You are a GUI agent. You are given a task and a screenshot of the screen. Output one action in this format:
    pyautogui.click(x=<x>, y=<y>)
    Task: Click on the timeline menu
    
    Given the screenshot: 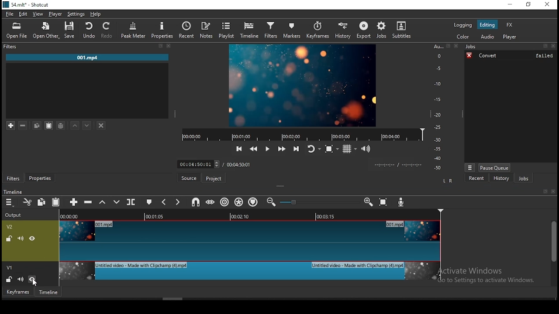 What is the action you would take?
    pyautogui.click(x=10, y=204)
    